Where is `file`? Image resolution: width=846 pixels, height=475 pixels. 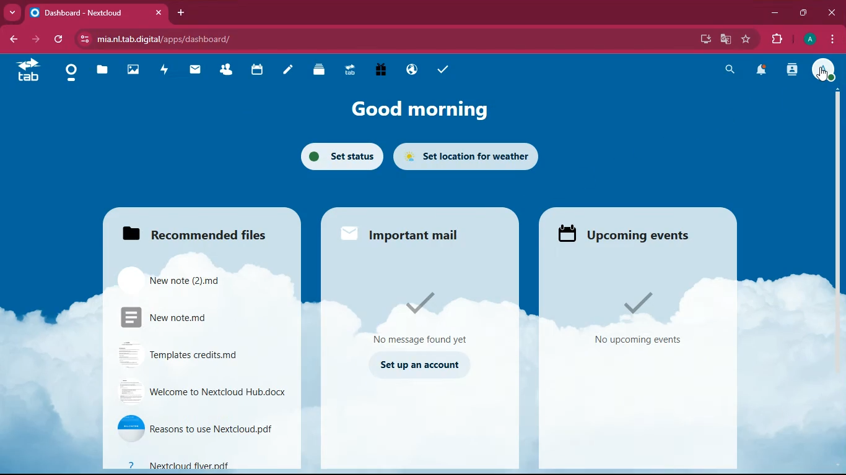 file is located at coordinates (190, 319).